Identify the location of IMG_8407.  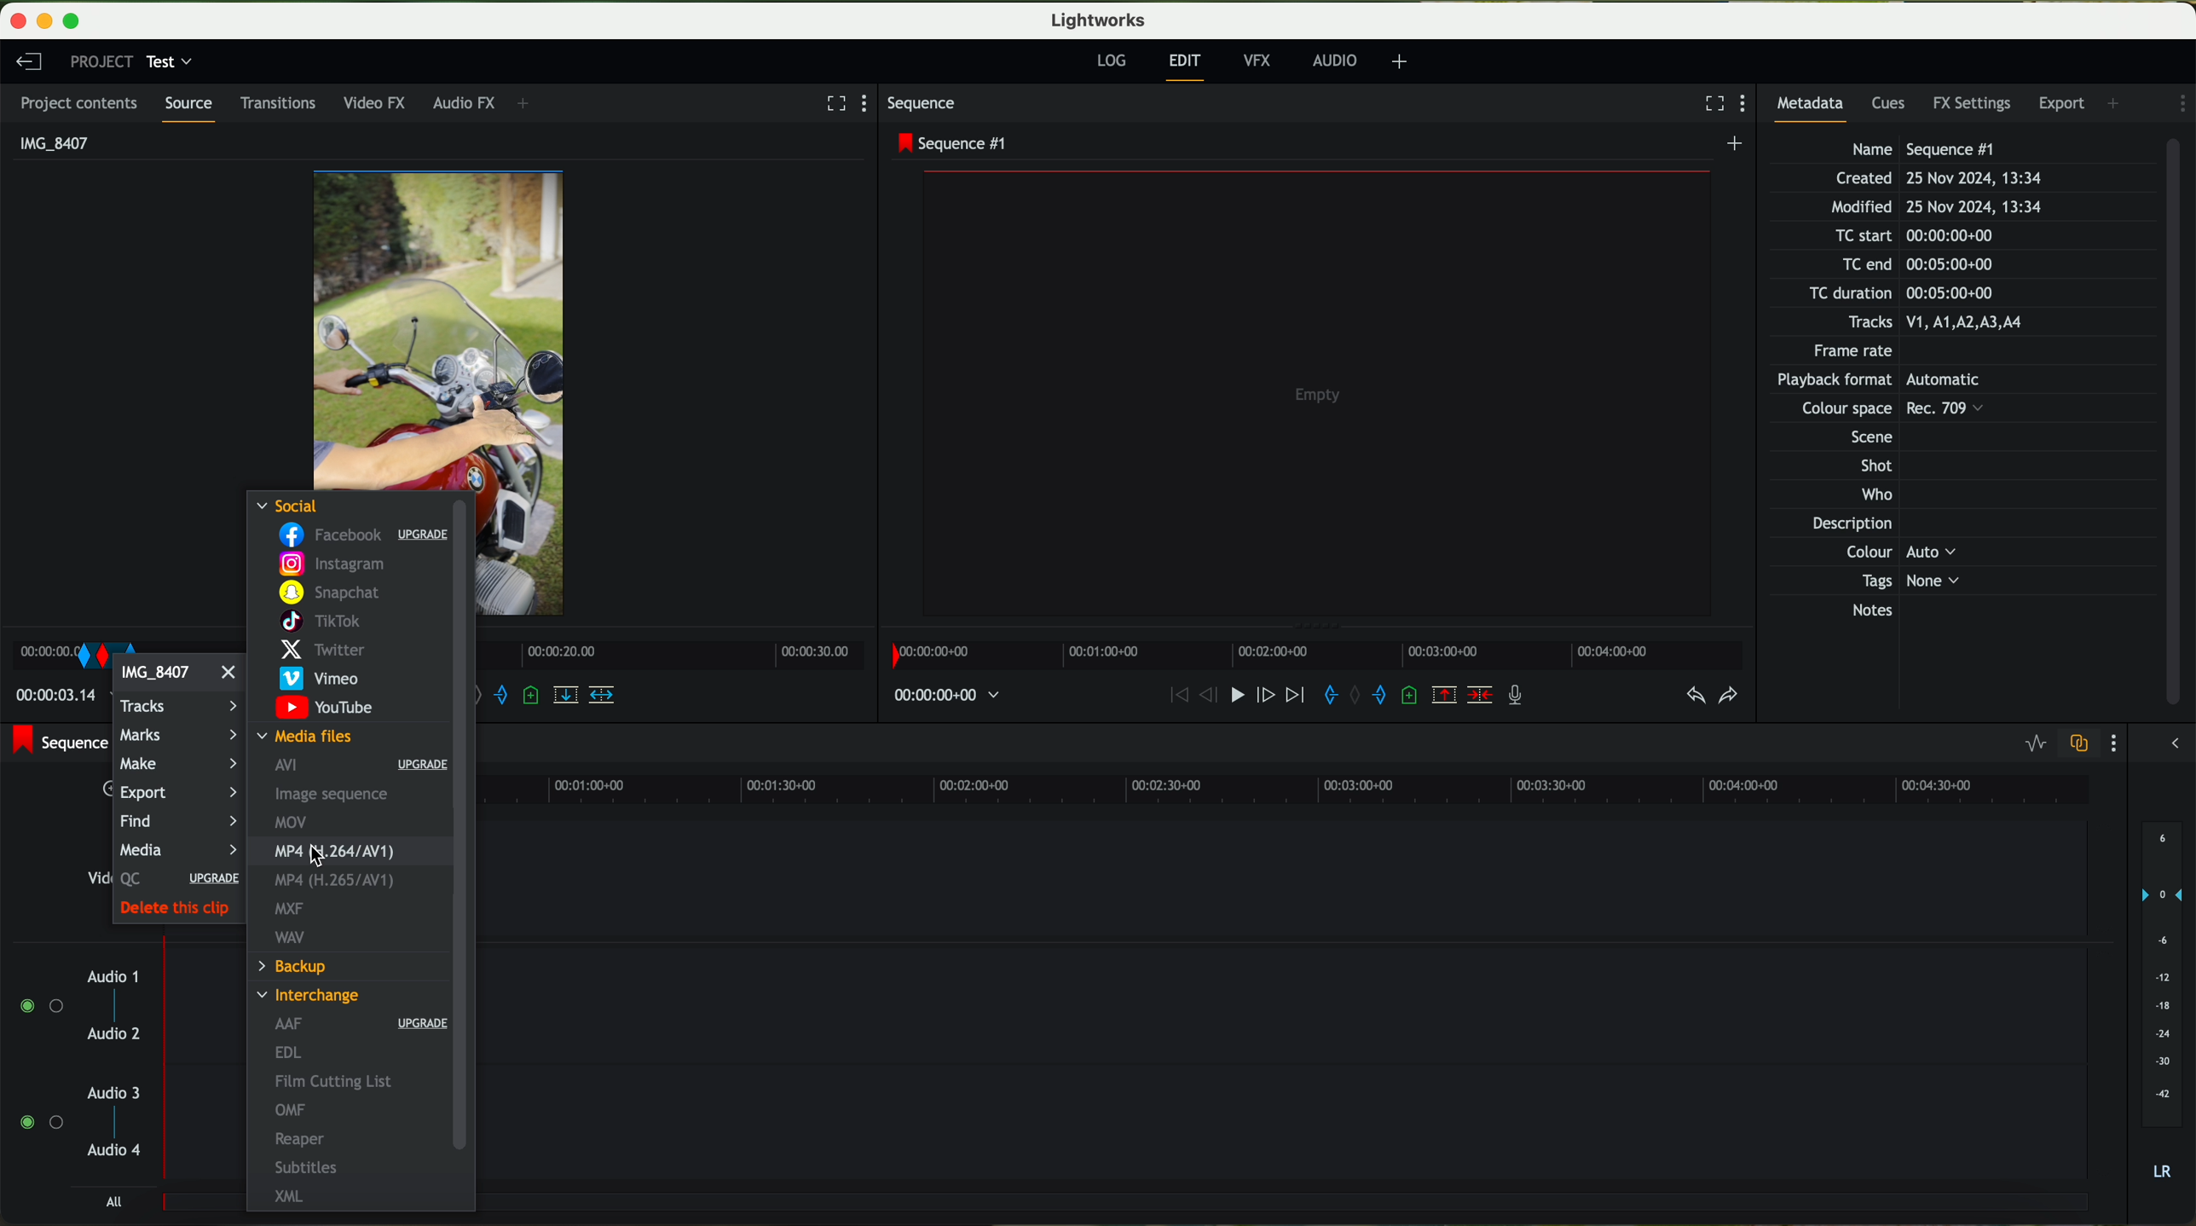
(50, 142).